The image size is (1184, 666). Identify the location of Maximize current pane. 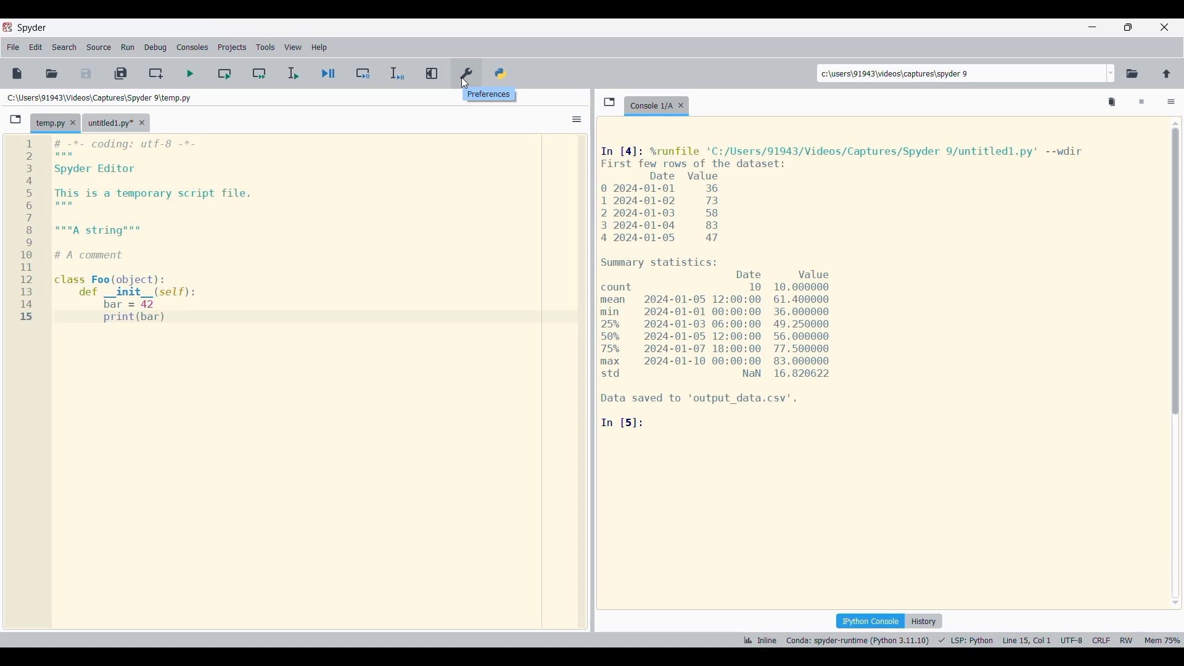
(432, 73).